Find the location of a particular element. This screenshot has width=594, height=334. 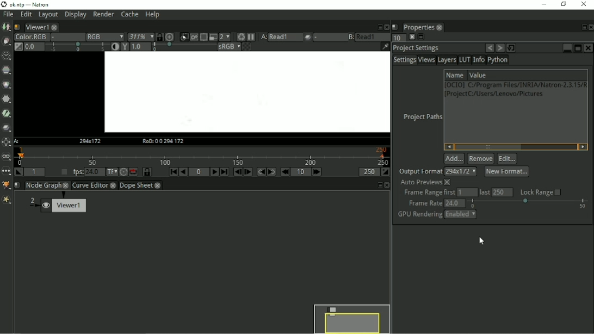

close is located at coordinates (440, 28).